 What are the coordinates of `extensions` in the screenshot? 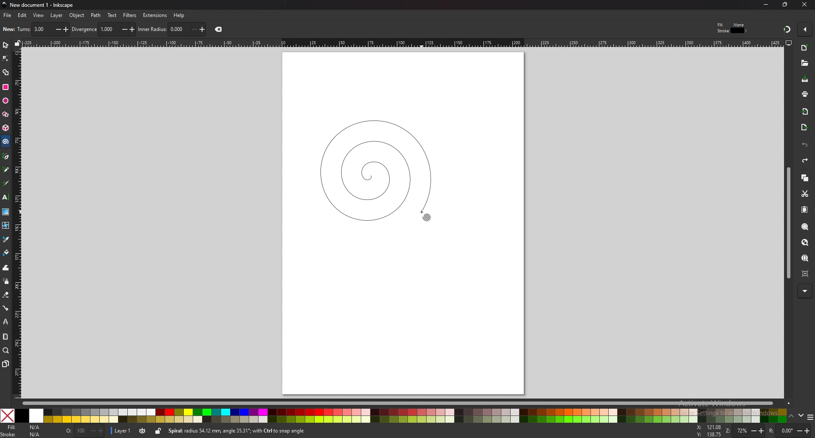 It's located at (156, 15).